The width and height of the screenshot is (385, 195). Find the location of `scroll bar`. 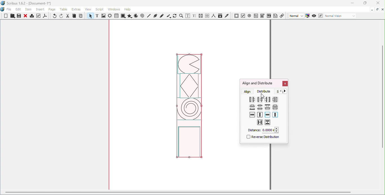

scroll bar is located at coordinates (178, 192).